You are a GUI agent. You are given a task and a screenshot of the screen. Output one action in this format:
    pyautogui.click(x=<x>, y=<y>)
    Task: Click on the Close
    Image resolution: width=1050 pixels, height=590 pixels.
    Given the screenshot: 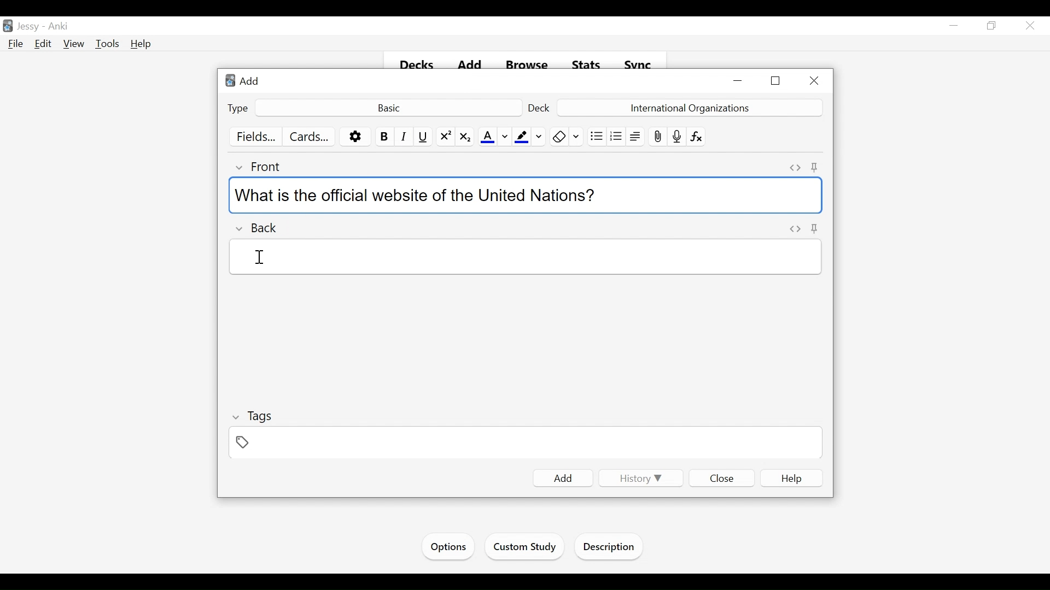 What is the action you would take?
    pyautogui.click(x=721, y=478)
    